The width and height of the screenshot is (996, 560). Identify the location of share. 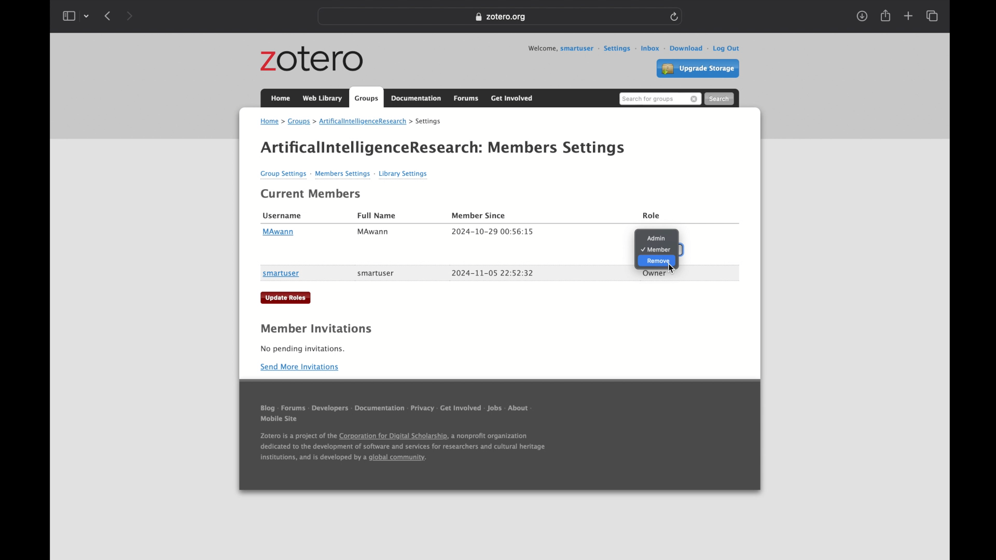
(886, 16).